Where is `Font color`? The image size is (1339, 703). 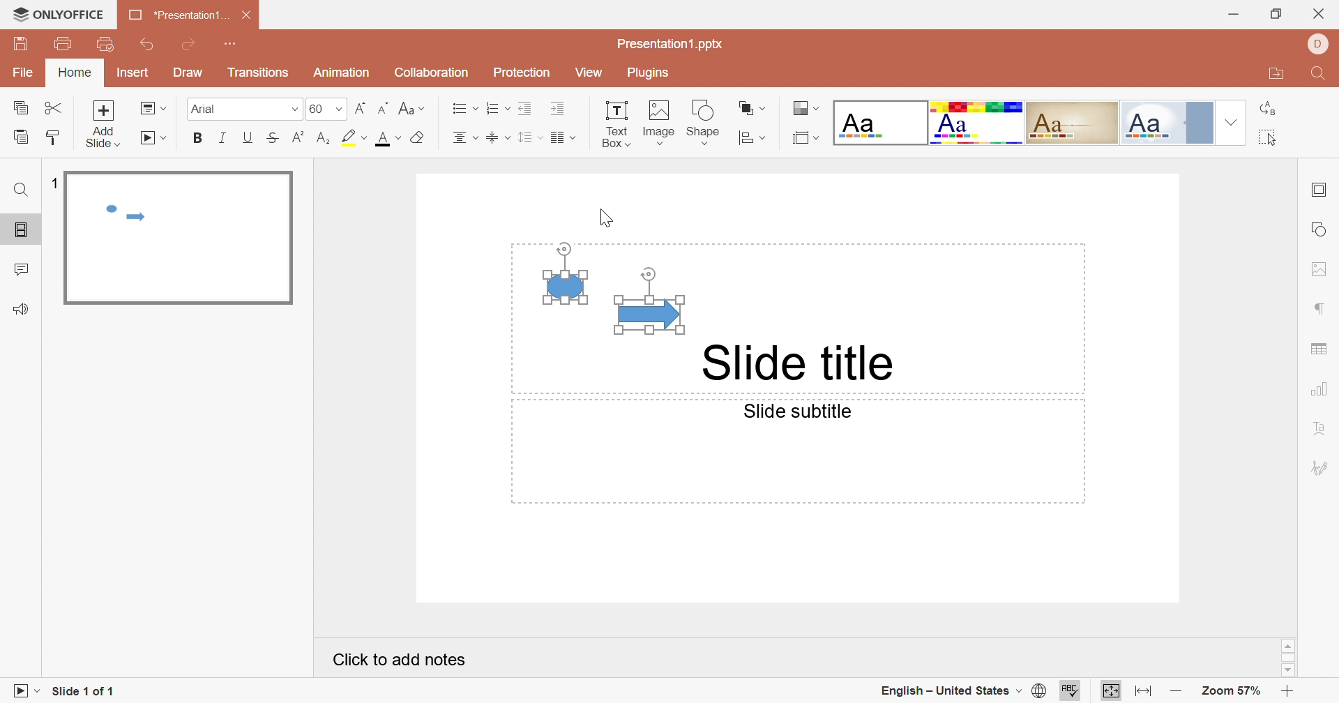
Font color is located at coordinates (388, 139).